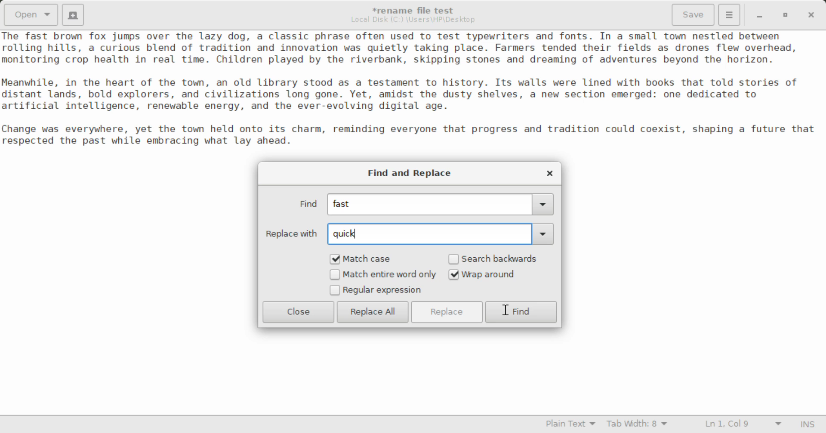  I want to click on Close Window, so click(810, 15).